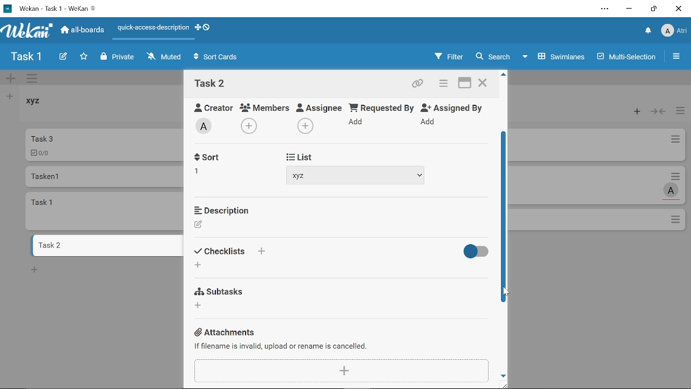  I want to click on Creator, so click(209, 106).